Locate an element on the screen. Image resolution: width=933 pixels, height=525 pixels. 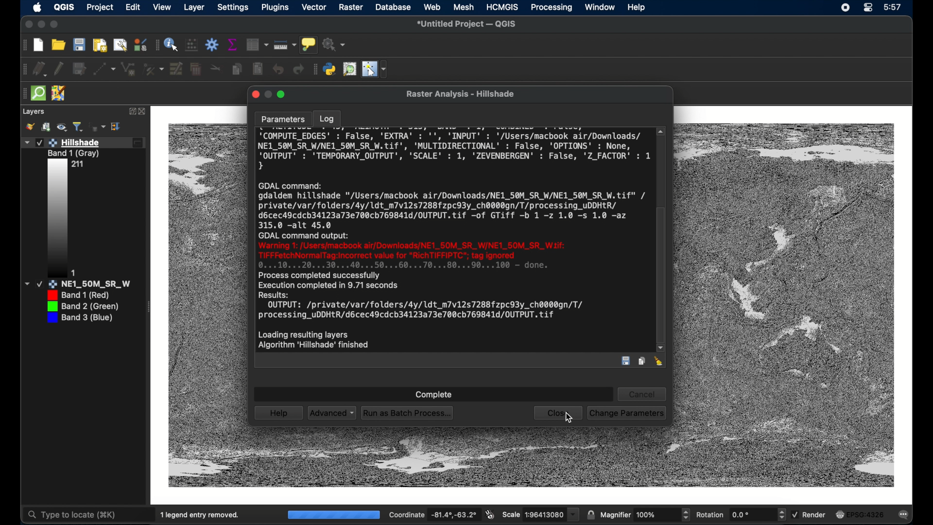
line string is located at coordinates (128, 69).